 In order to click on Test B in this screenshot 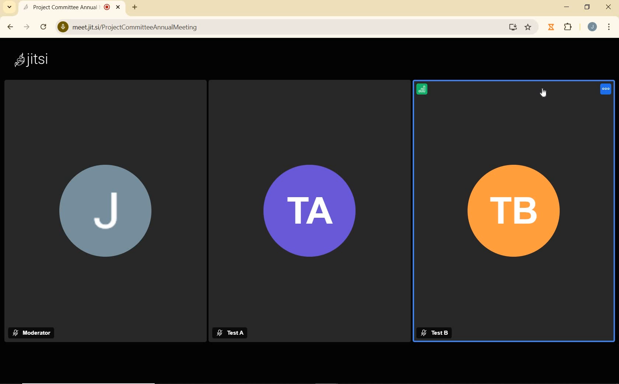, I will do `click(436, 333)`.